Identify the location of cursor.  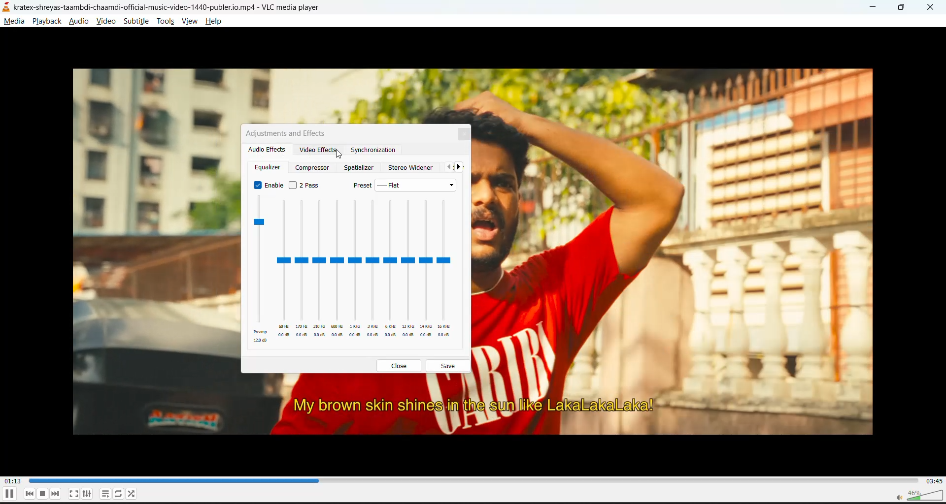
(339, 155).